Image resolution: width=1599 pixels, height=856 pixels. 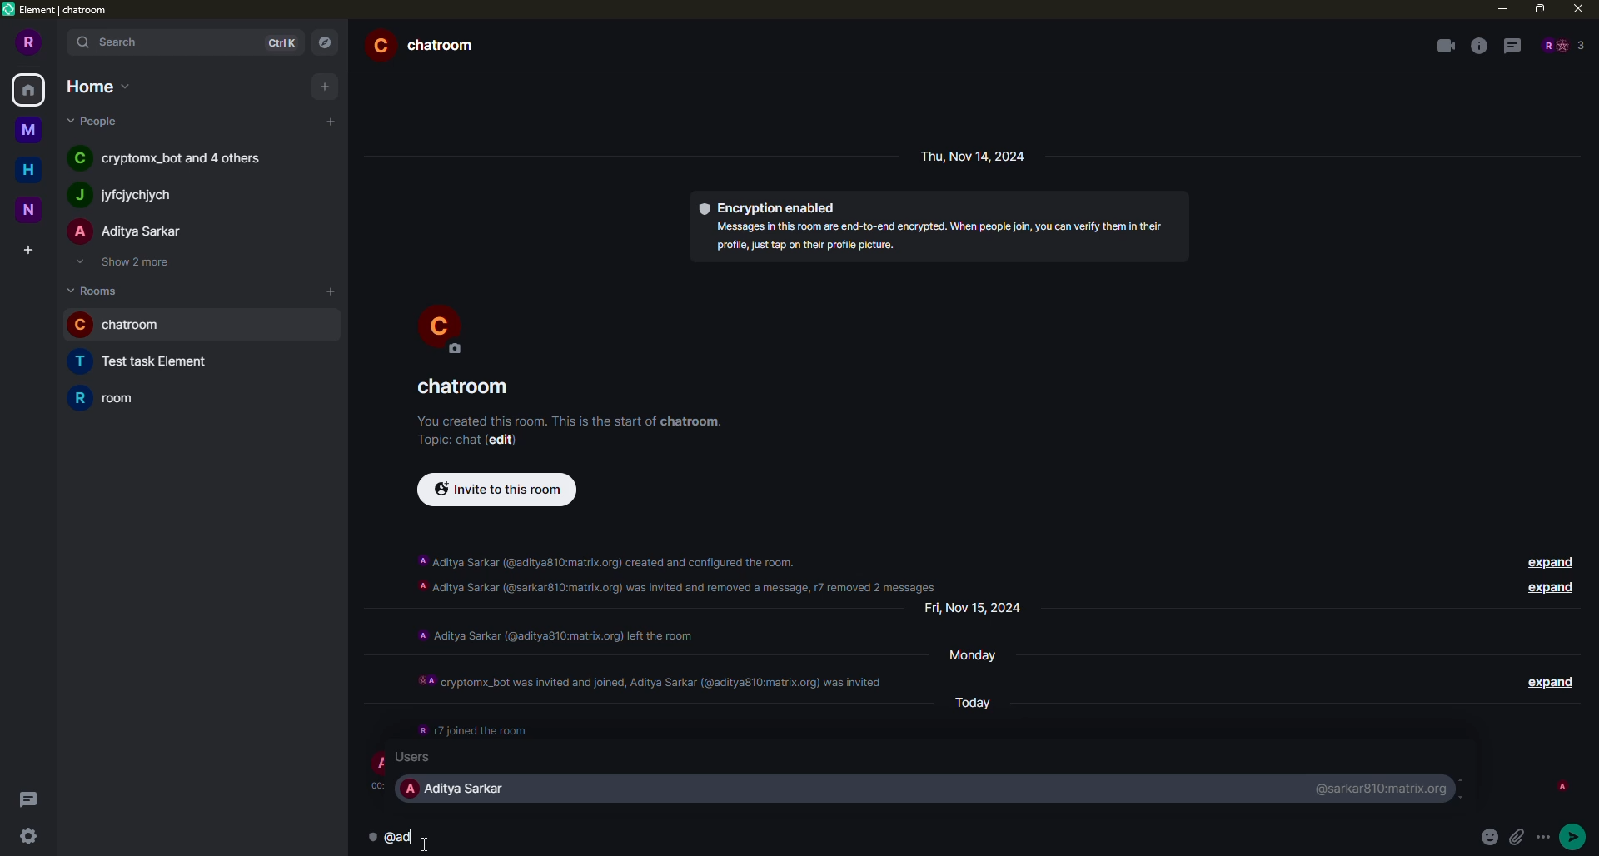 I want to click on people, so click(x=97, y=121).